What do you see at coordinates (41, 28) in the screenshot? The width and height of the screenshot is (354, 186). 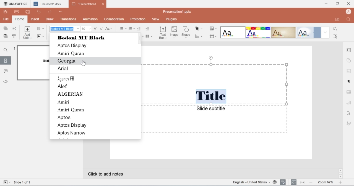 I see `file` at bounding box center [41, 28].